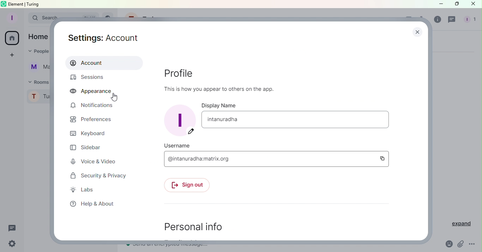  What do you see at coordinates (457, 4) in the screenshot?
I see `Maximize` at bounding box center [457, 4].